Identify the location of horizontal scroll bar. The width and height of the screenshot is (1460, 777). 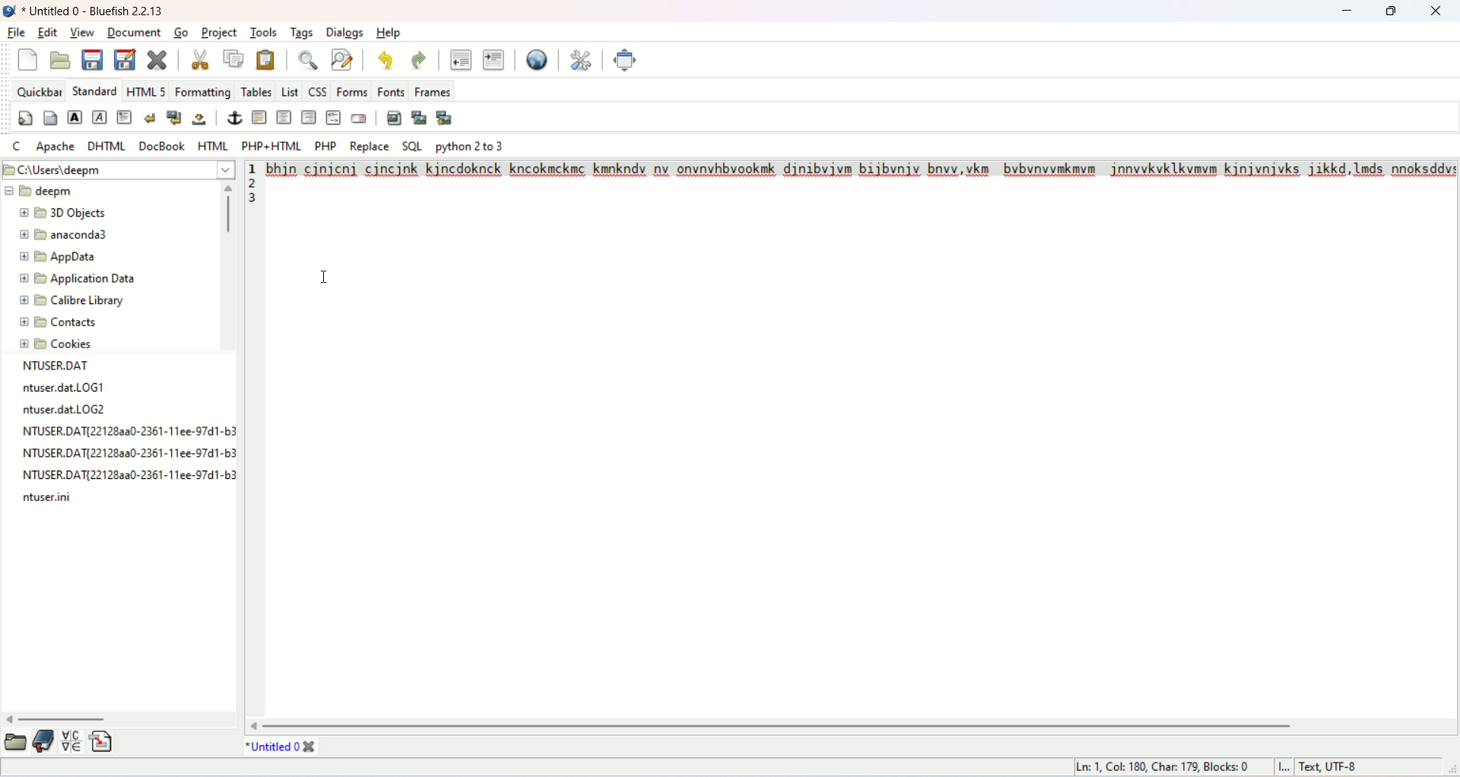
(119, 719).